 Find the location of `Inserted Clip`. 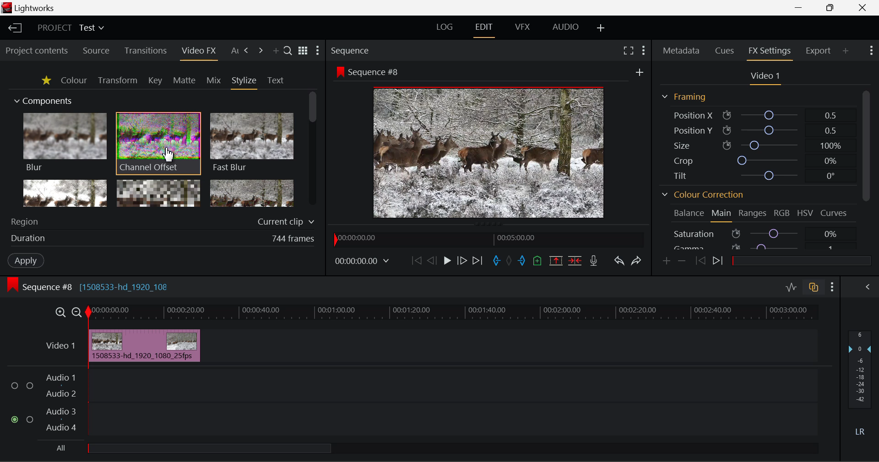

Inserted Clip is located at coordinates (145, 346).